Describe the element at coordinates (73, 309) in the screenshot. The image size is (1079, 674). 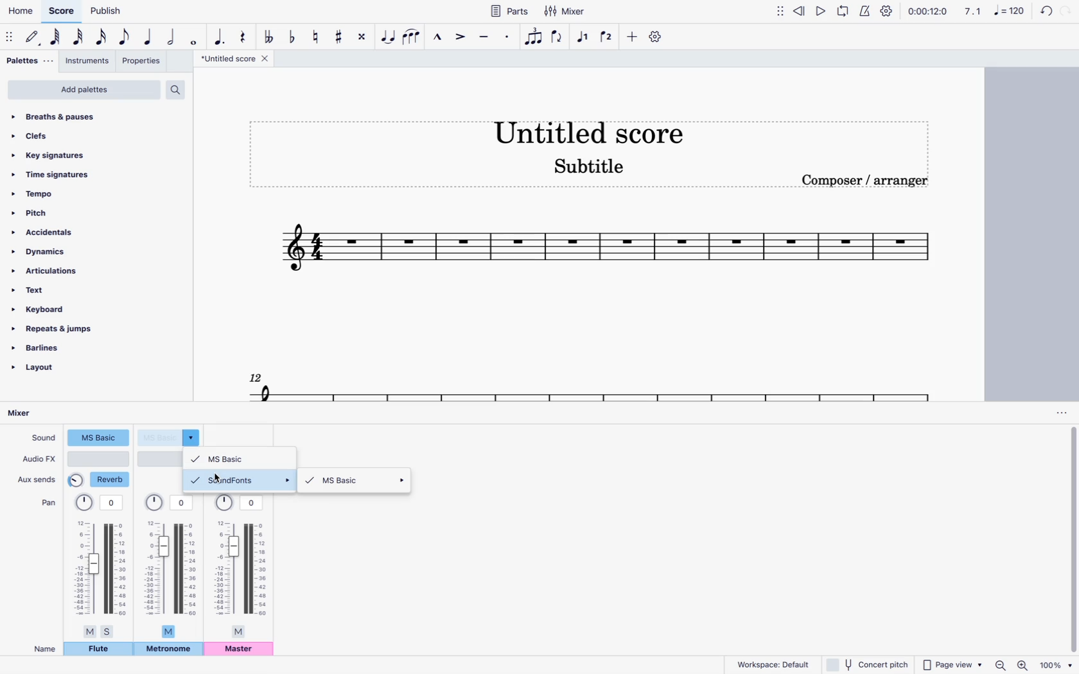
I see `keyboard` at that location.